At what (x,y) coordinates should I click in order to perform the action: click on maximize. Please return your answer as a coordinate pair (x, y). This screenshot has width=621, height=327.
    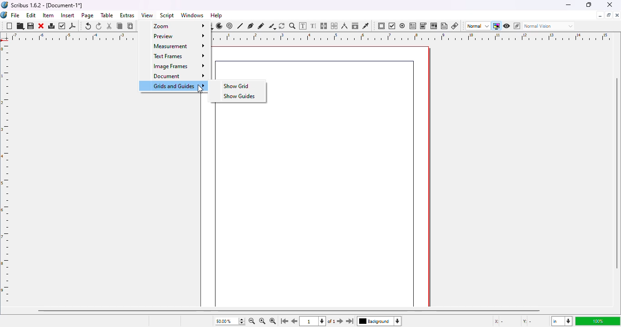
    Looking at the image, I should click on (609, 15).